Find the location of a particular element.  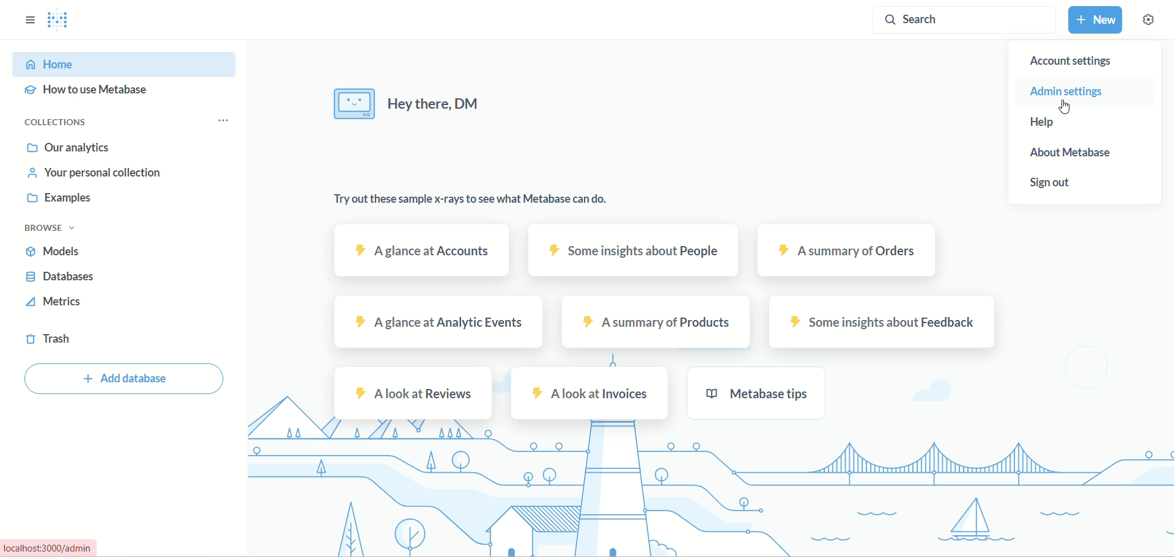

examples is located at coordinates (63, 197).